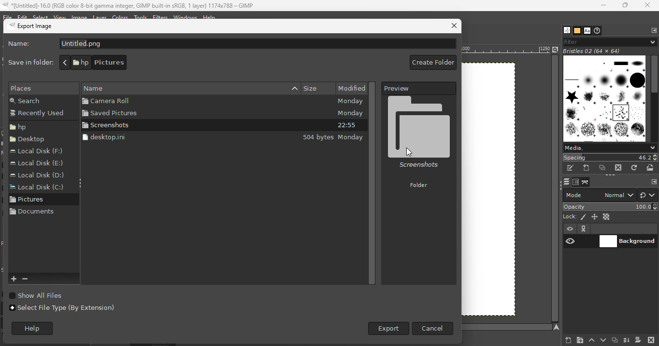 The image size is (659, 346). I want to click on Refresh brushes, so click(634, 168).